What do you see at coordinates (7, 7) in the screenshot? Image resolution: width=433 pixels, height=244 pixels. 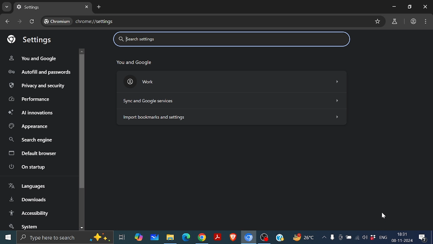 I see `Search tabs` at bounding box center [7, 7].